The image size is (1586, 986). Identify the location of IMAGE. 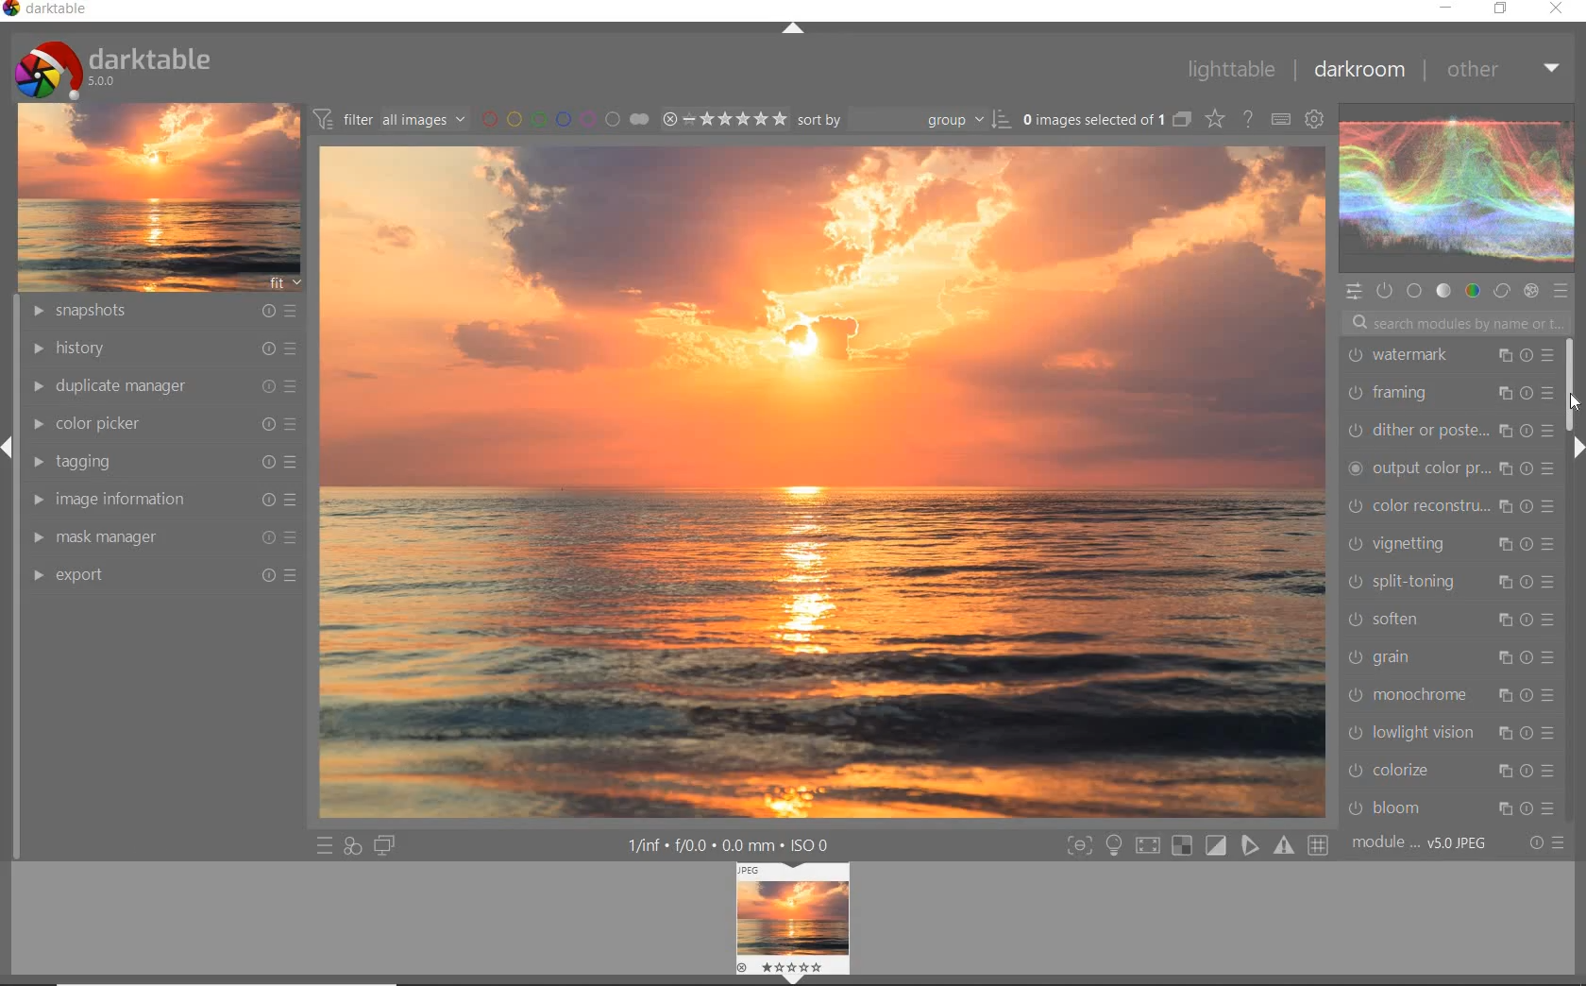
(159, 195).